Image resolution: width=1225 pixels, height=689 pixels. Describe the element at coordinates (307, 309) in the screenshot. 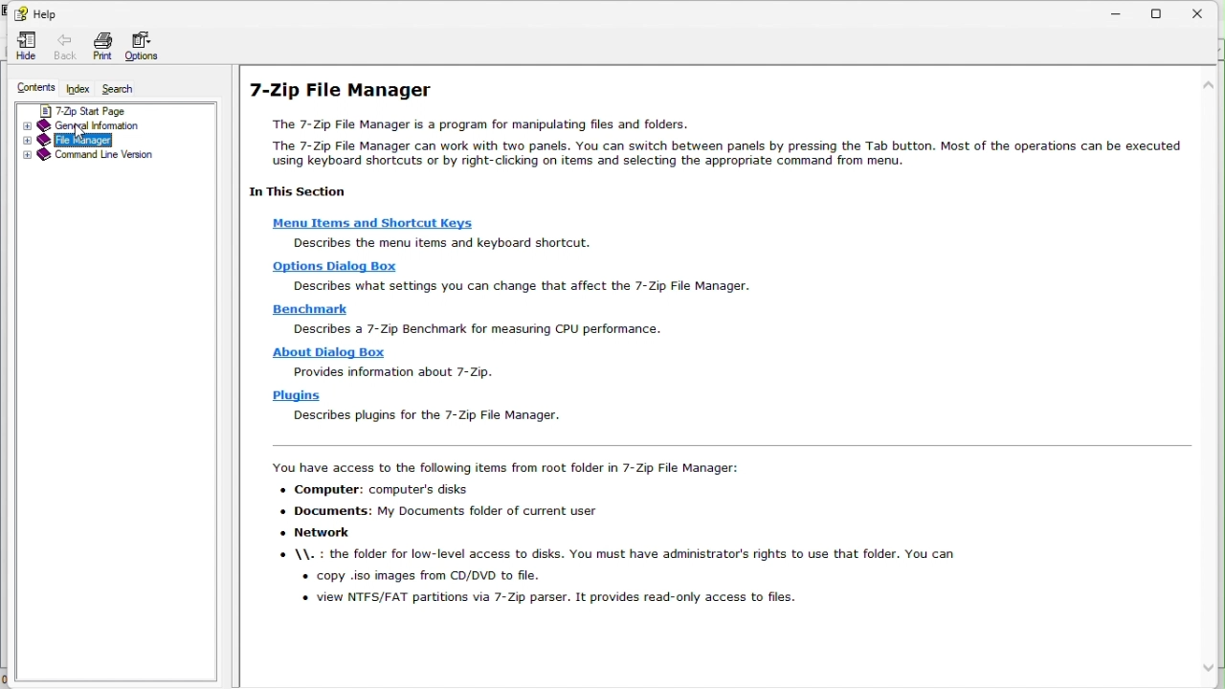

I see `benchmark` at that location.